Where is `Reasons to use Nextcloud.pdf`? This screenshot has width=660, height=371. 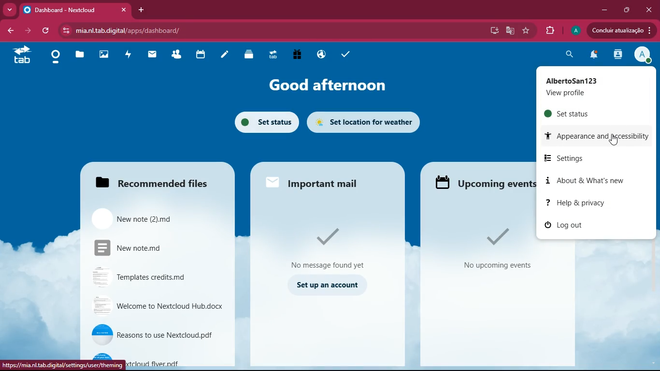
Reasons to use Nextcloud.pdf is located at coordinates (157, 334).